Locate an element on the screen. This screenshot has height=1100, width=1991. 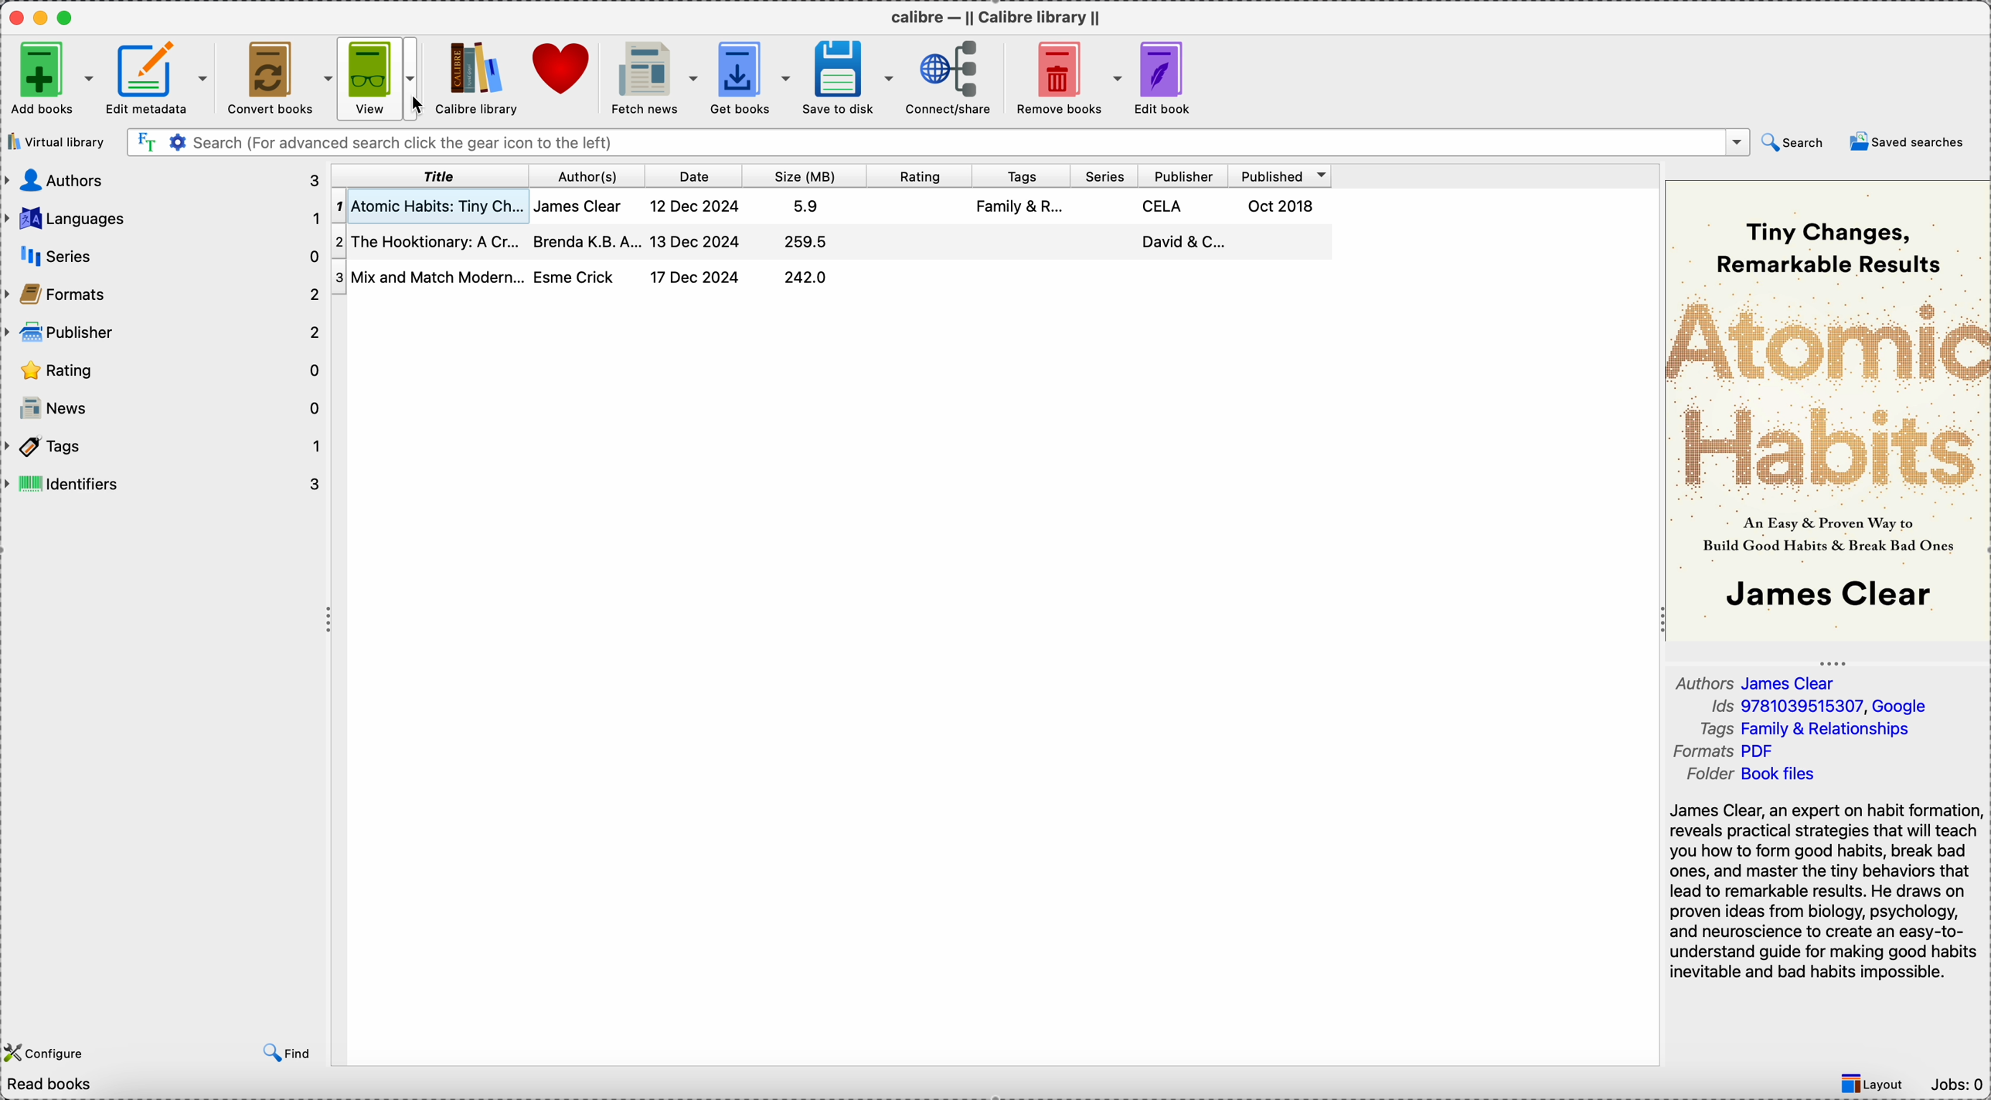
17 Dec 2024 is located at coordinates (696, 278).